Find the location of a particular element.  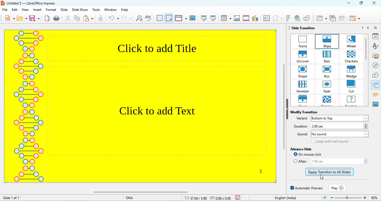

close is located at coordinates (370, 28).